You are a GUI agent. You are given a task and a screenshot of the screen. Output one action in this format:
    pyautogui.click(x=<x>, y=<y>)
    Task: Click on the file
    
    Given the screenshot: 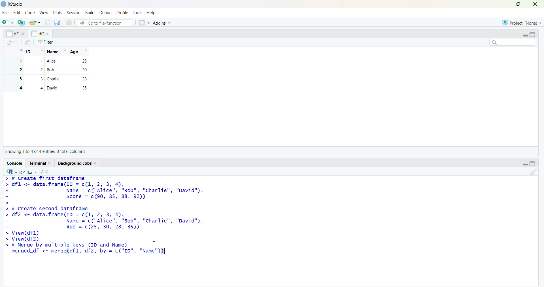 What is the action you would take?
    pyautogui.click(x=6, y=12)
    